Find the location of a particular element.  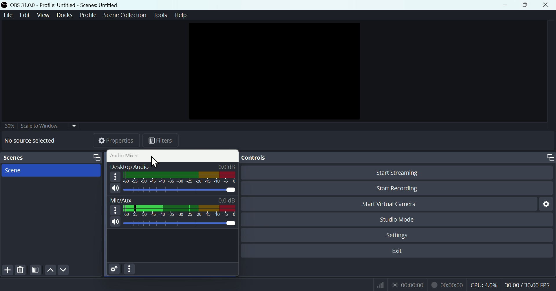

More options is located at coordinates (115, 176).